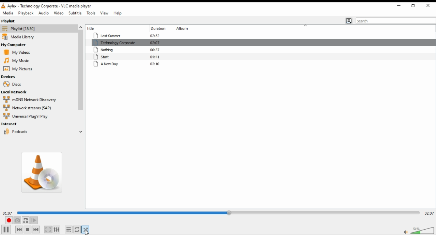 The width and height of the screenshot is (436, 235). What do you see at coordinates (20, 69) in the screenshot?
I see `my pictures` at bounding box center [20, 69].